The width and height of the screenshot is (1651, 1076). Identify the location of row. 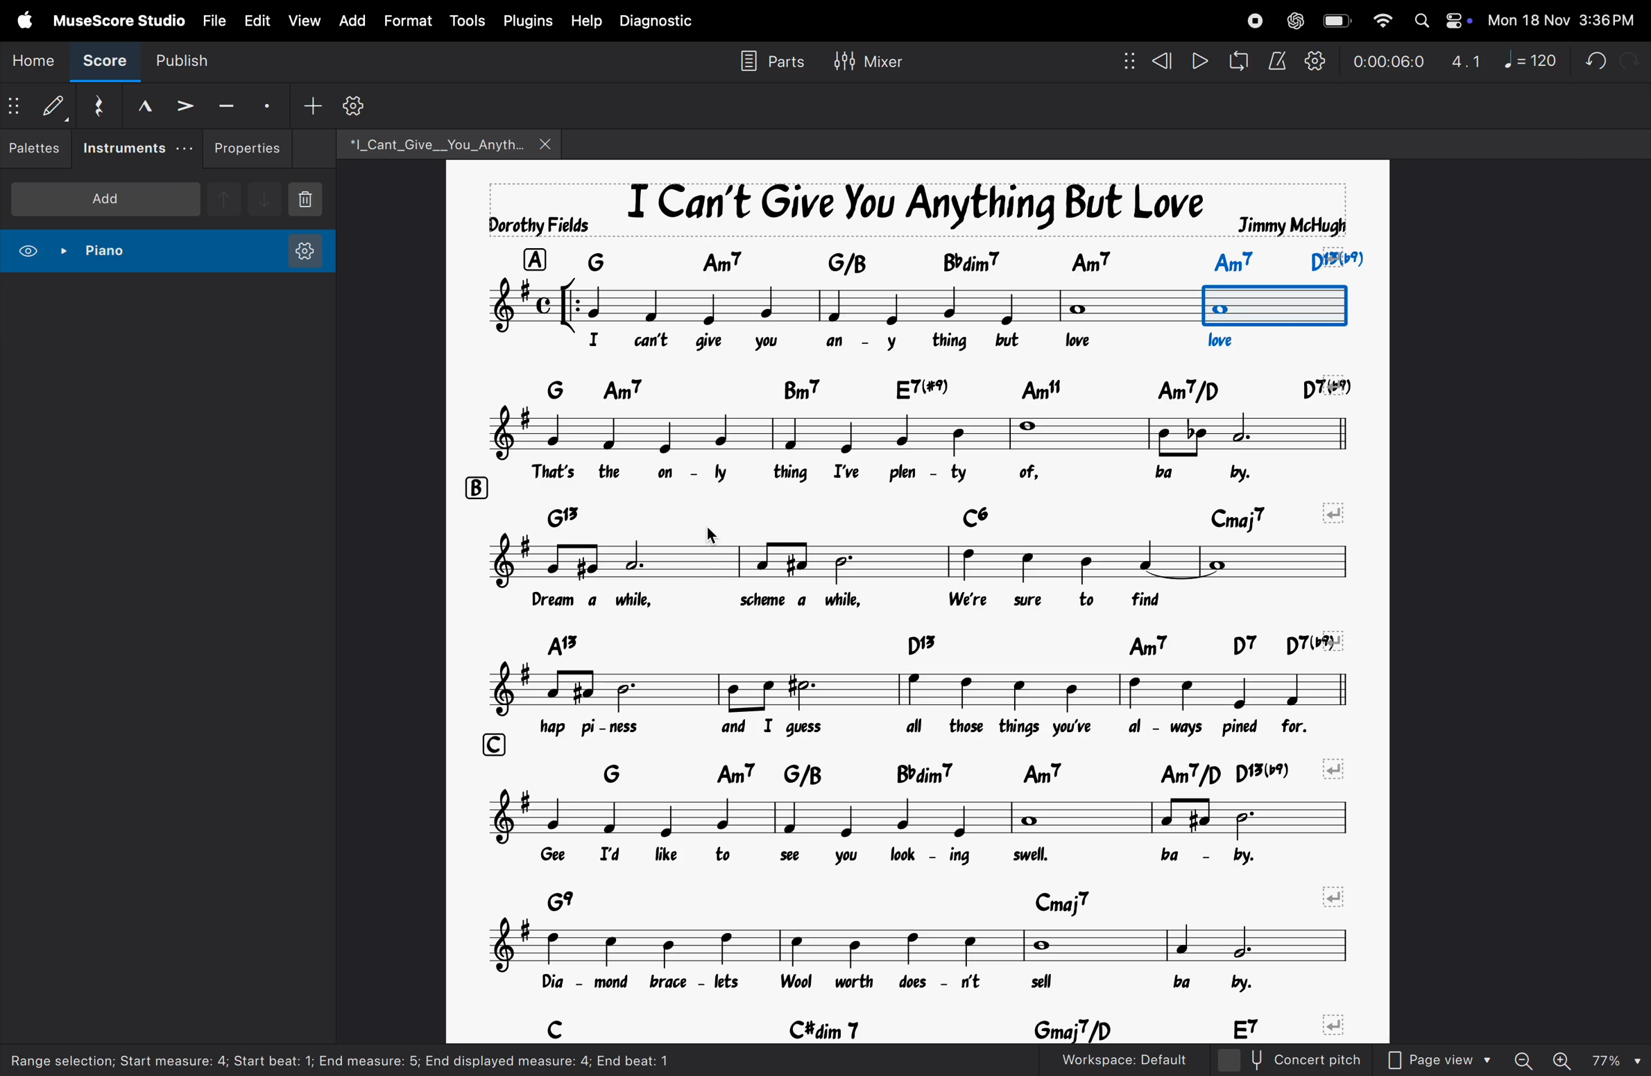
(534, 259).